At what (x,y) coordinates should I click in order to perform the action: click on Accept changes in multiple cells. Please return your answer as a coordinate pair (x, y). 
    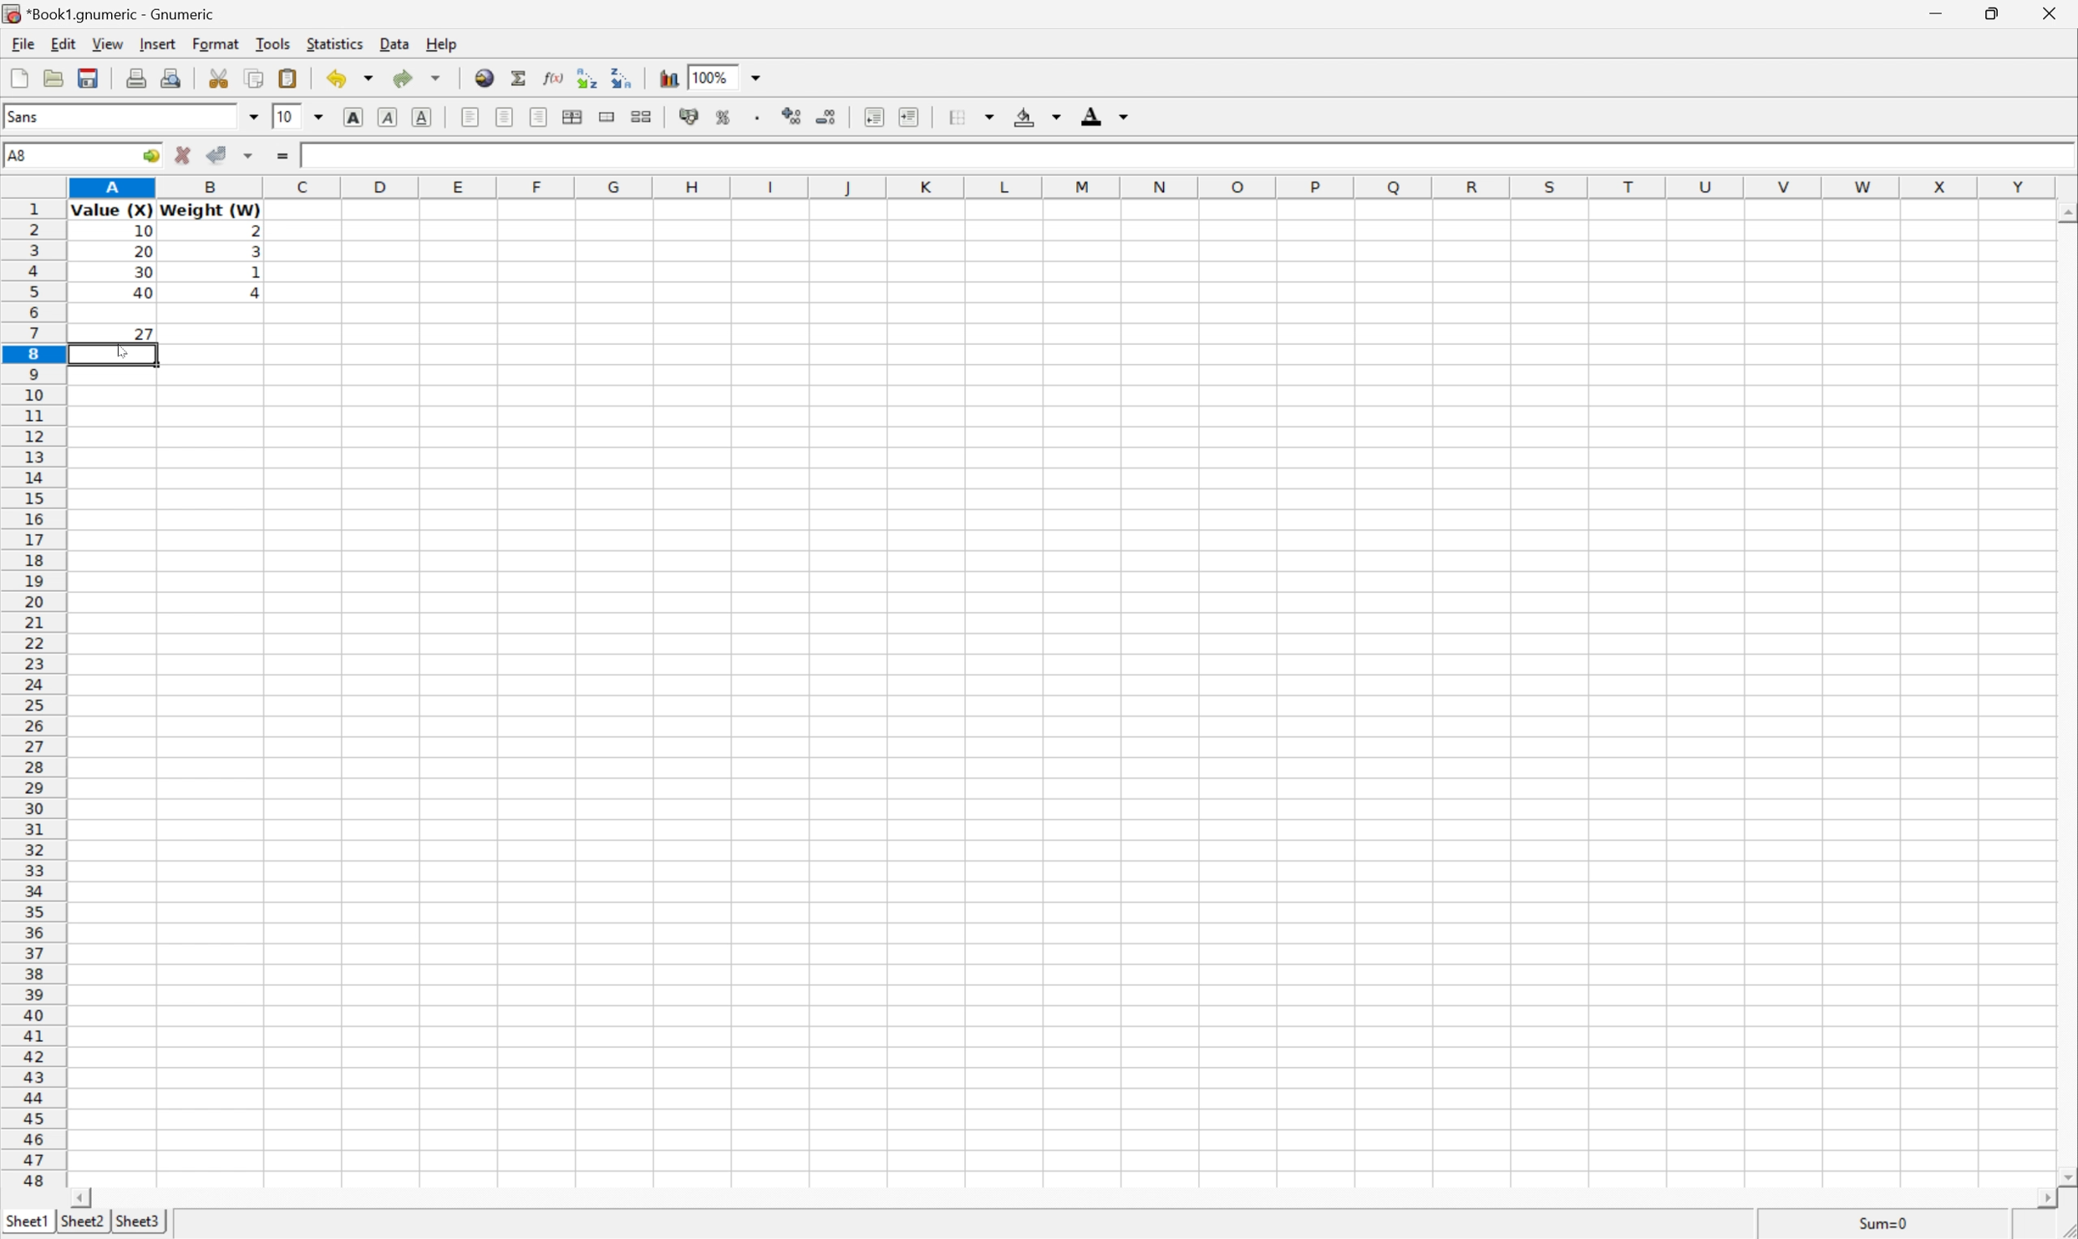
    Looking at the image, I should click on (248, 158).